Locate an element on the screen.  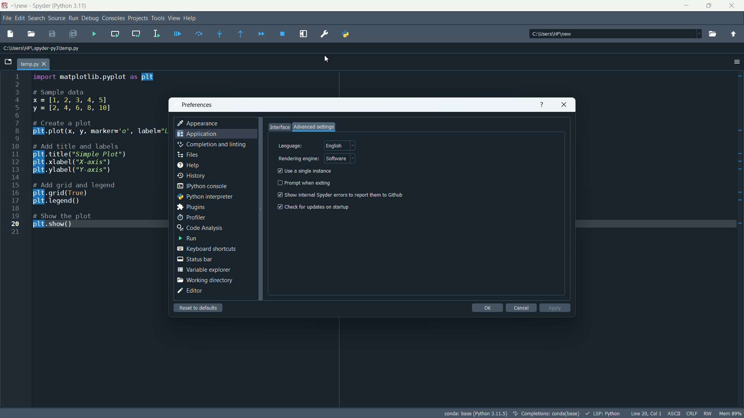
cursor is located at coordinates (329, 57).